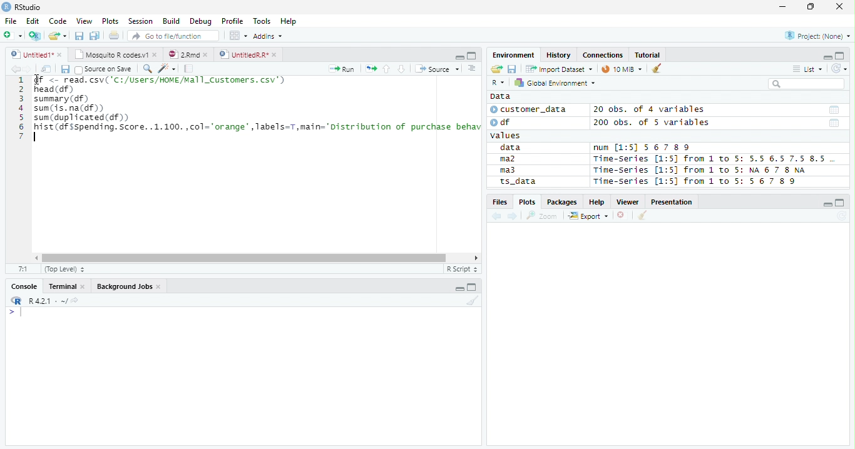 The image size is (855, 449). Describe the element at coordinates (14, 69) in the screenshot. I see `Previous` at that location.